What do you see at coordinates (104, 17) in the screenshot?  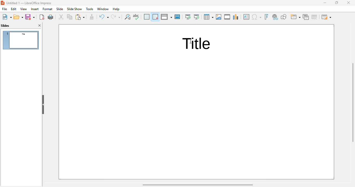 I see `undo` at bounding box center [104, 17].